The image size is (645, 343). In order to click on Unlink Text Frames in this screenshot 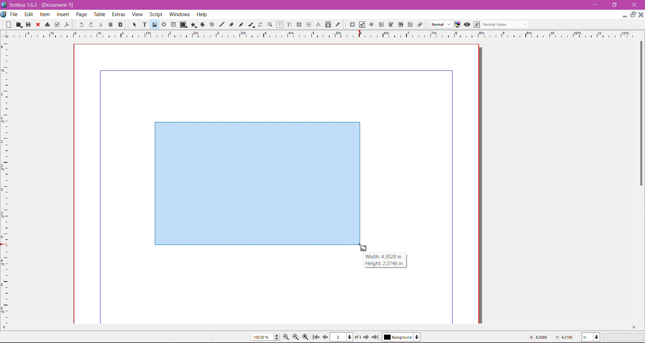, I will do `click(308, 24)`.